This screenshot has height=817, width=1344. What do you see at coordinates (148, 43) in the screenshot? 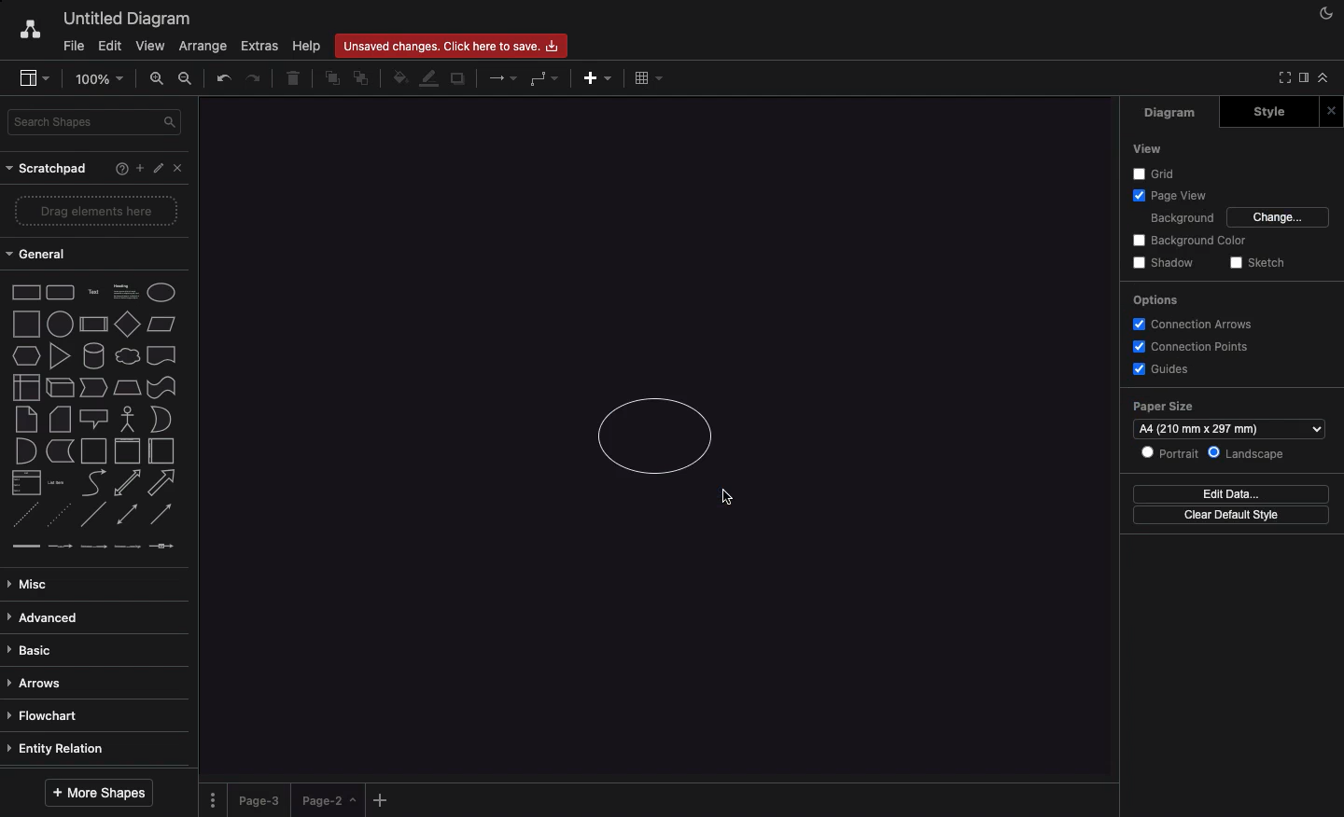
I see `View` at bounding box center [148, 43].